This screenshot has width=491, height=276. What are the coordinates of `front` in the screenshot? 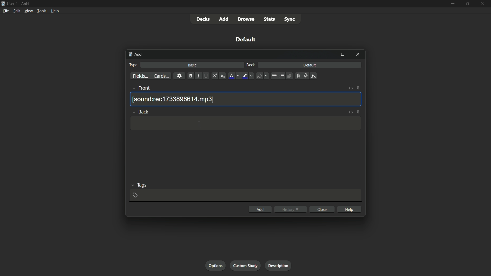 It's located at (145, 88).